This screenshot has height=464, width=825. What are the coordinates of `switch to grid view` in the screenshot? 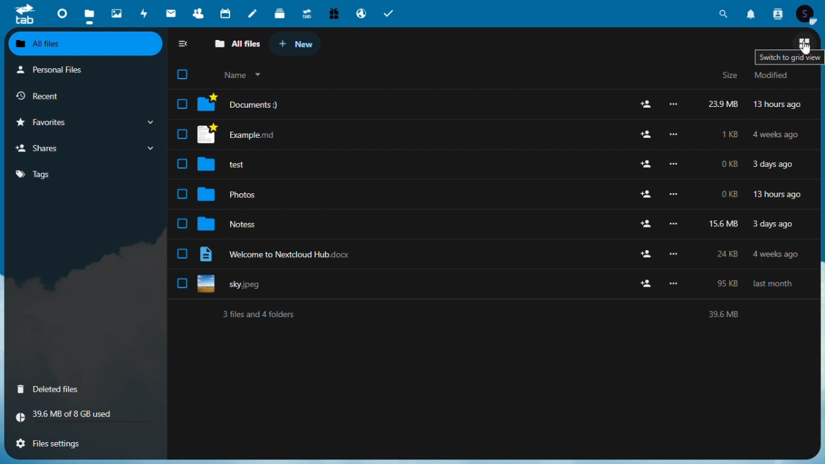 It's located at (806, 44).